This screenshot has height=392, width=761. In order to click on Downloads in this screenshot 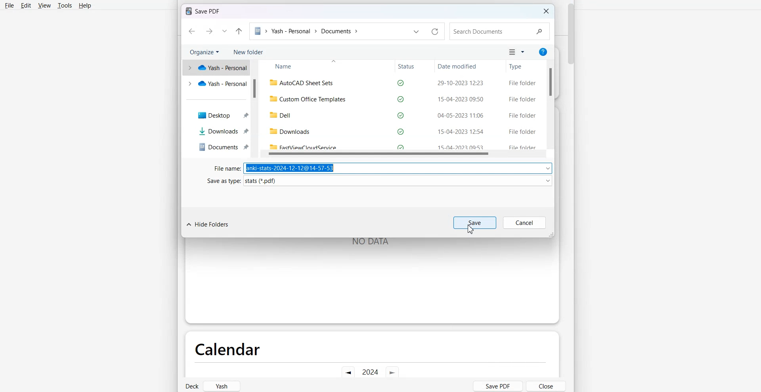, I will do `click(216, 132)`.